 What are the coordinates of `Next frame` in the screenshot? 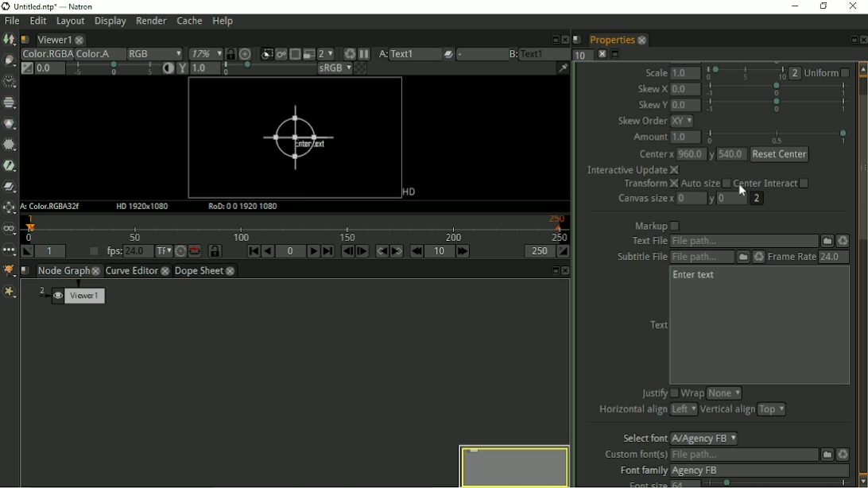 It's located at (362, 251).